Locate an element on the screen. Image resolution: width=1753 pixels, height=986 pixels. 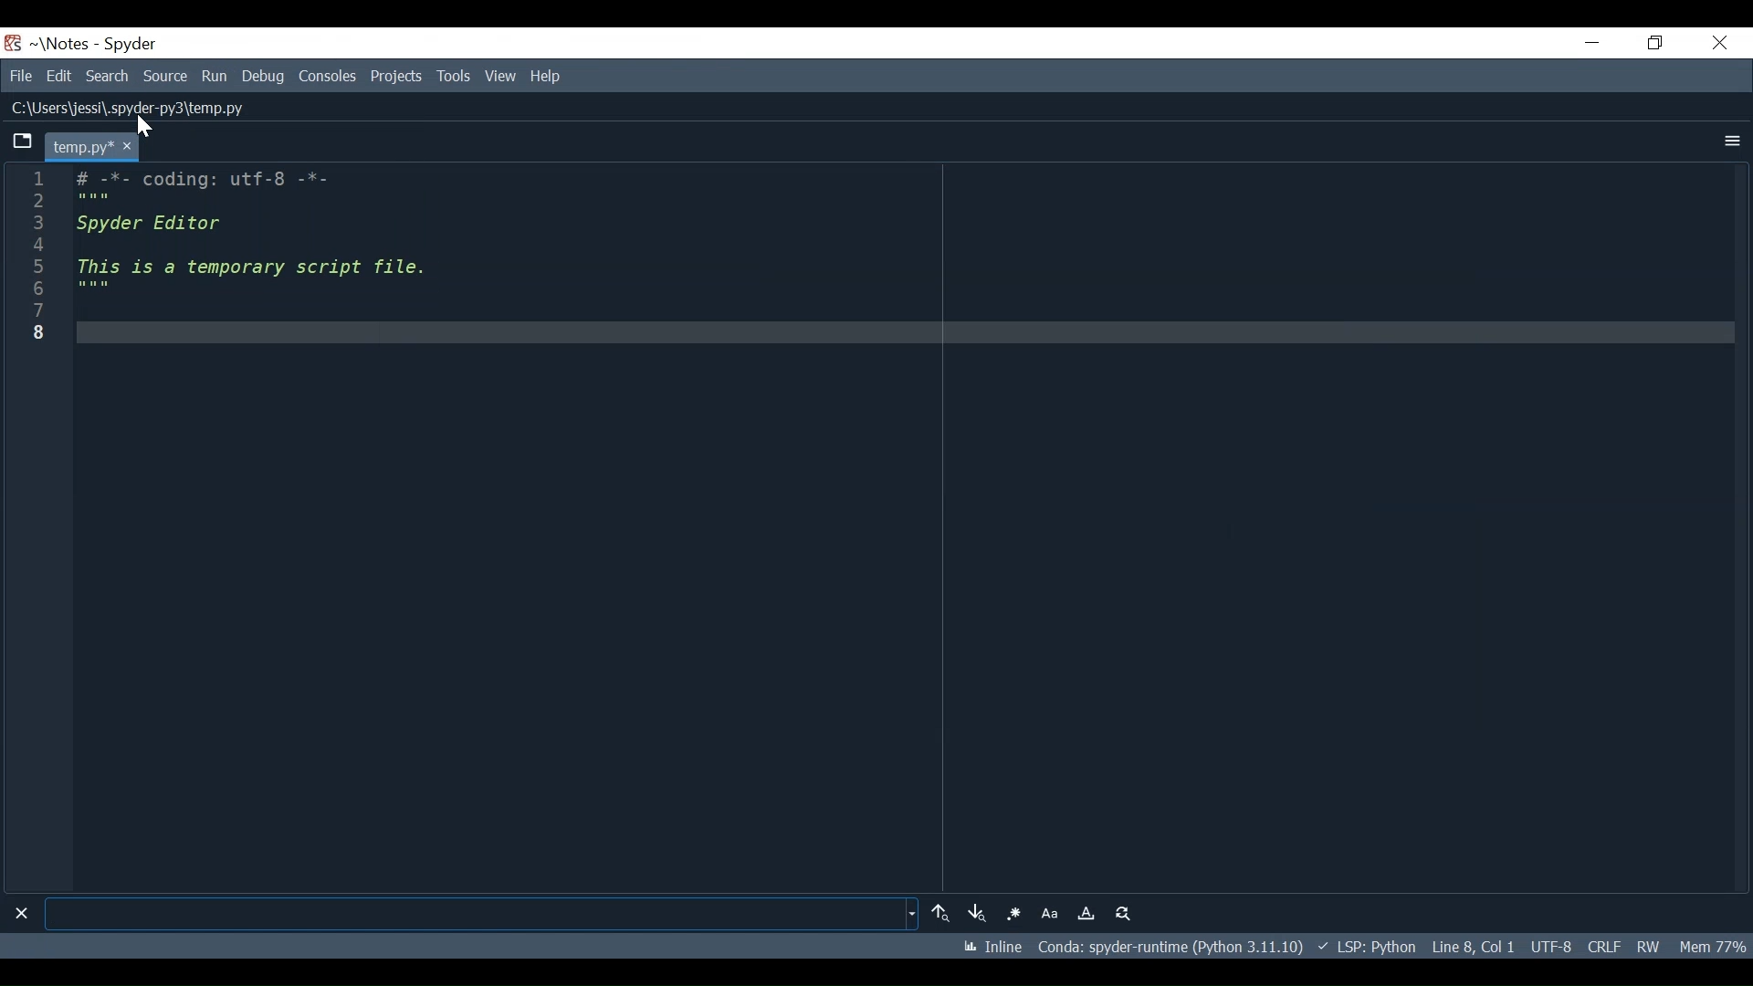
Memory Usage is located at coordinates (1716, 944).